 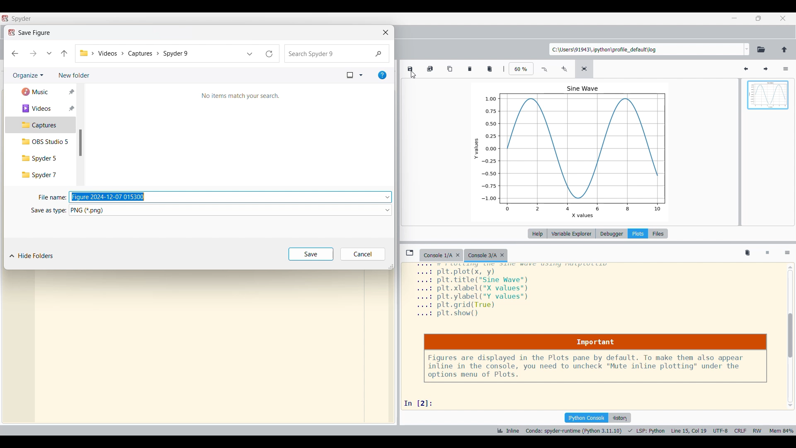 I want to click on Options, so click(x=786, y=69).